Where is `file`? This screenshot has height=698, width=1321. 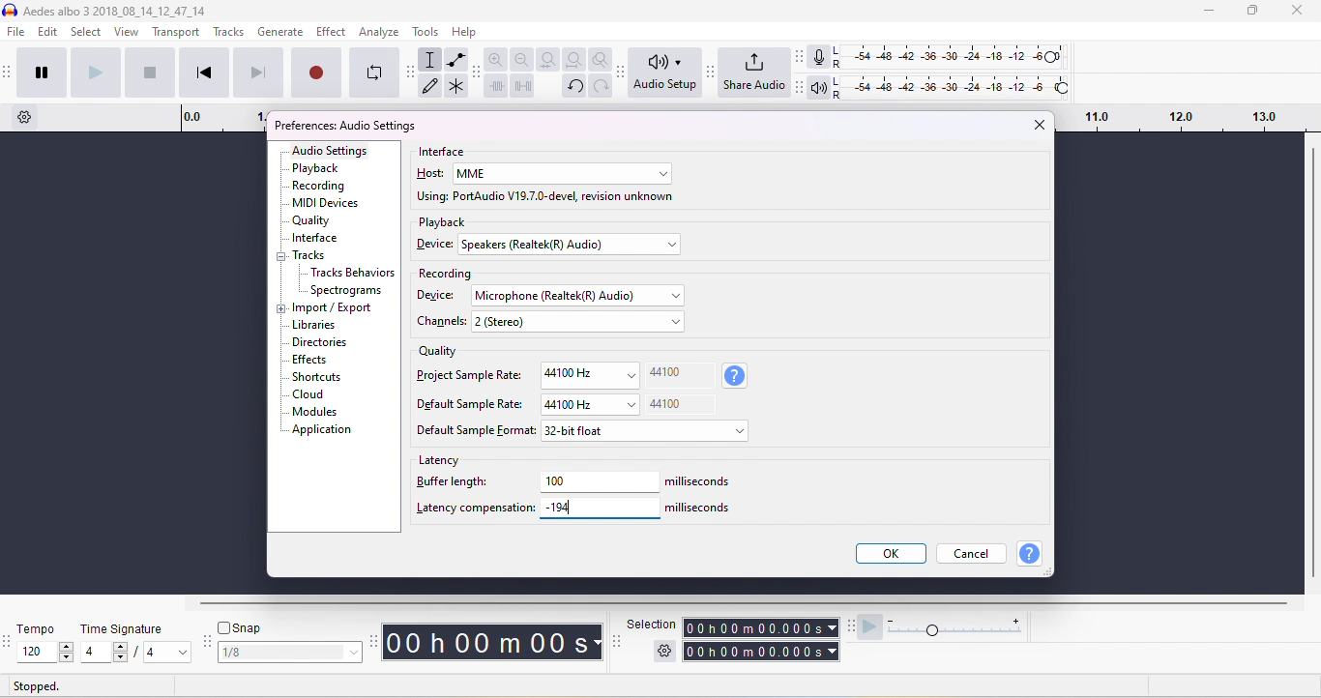 file is located at coordinates (17, 33).